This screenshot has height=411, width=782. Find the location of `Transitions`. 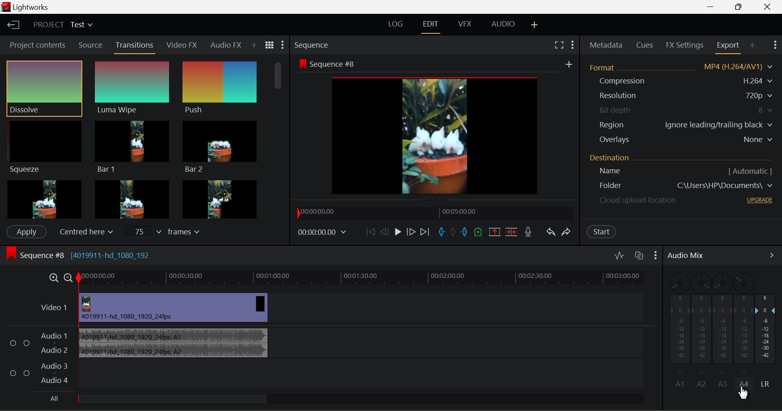

Transitions is located at coordinates (134, 47).